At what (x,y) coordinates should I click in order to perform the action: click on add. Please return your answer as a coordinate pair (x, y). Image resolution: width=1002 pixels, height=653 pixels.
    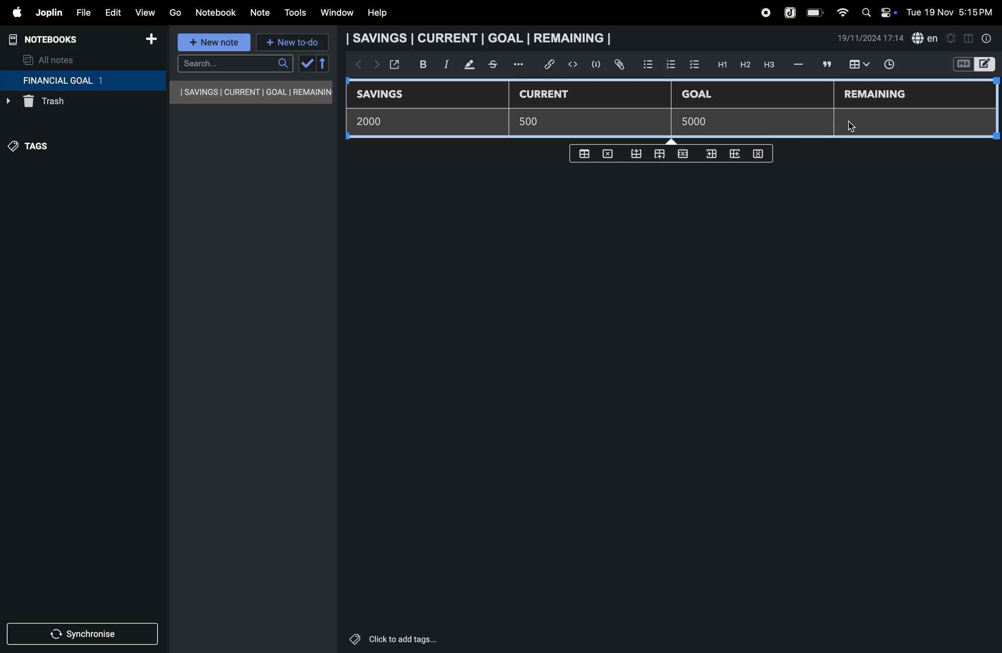
    Looking at the image, I should click on (151, 40).